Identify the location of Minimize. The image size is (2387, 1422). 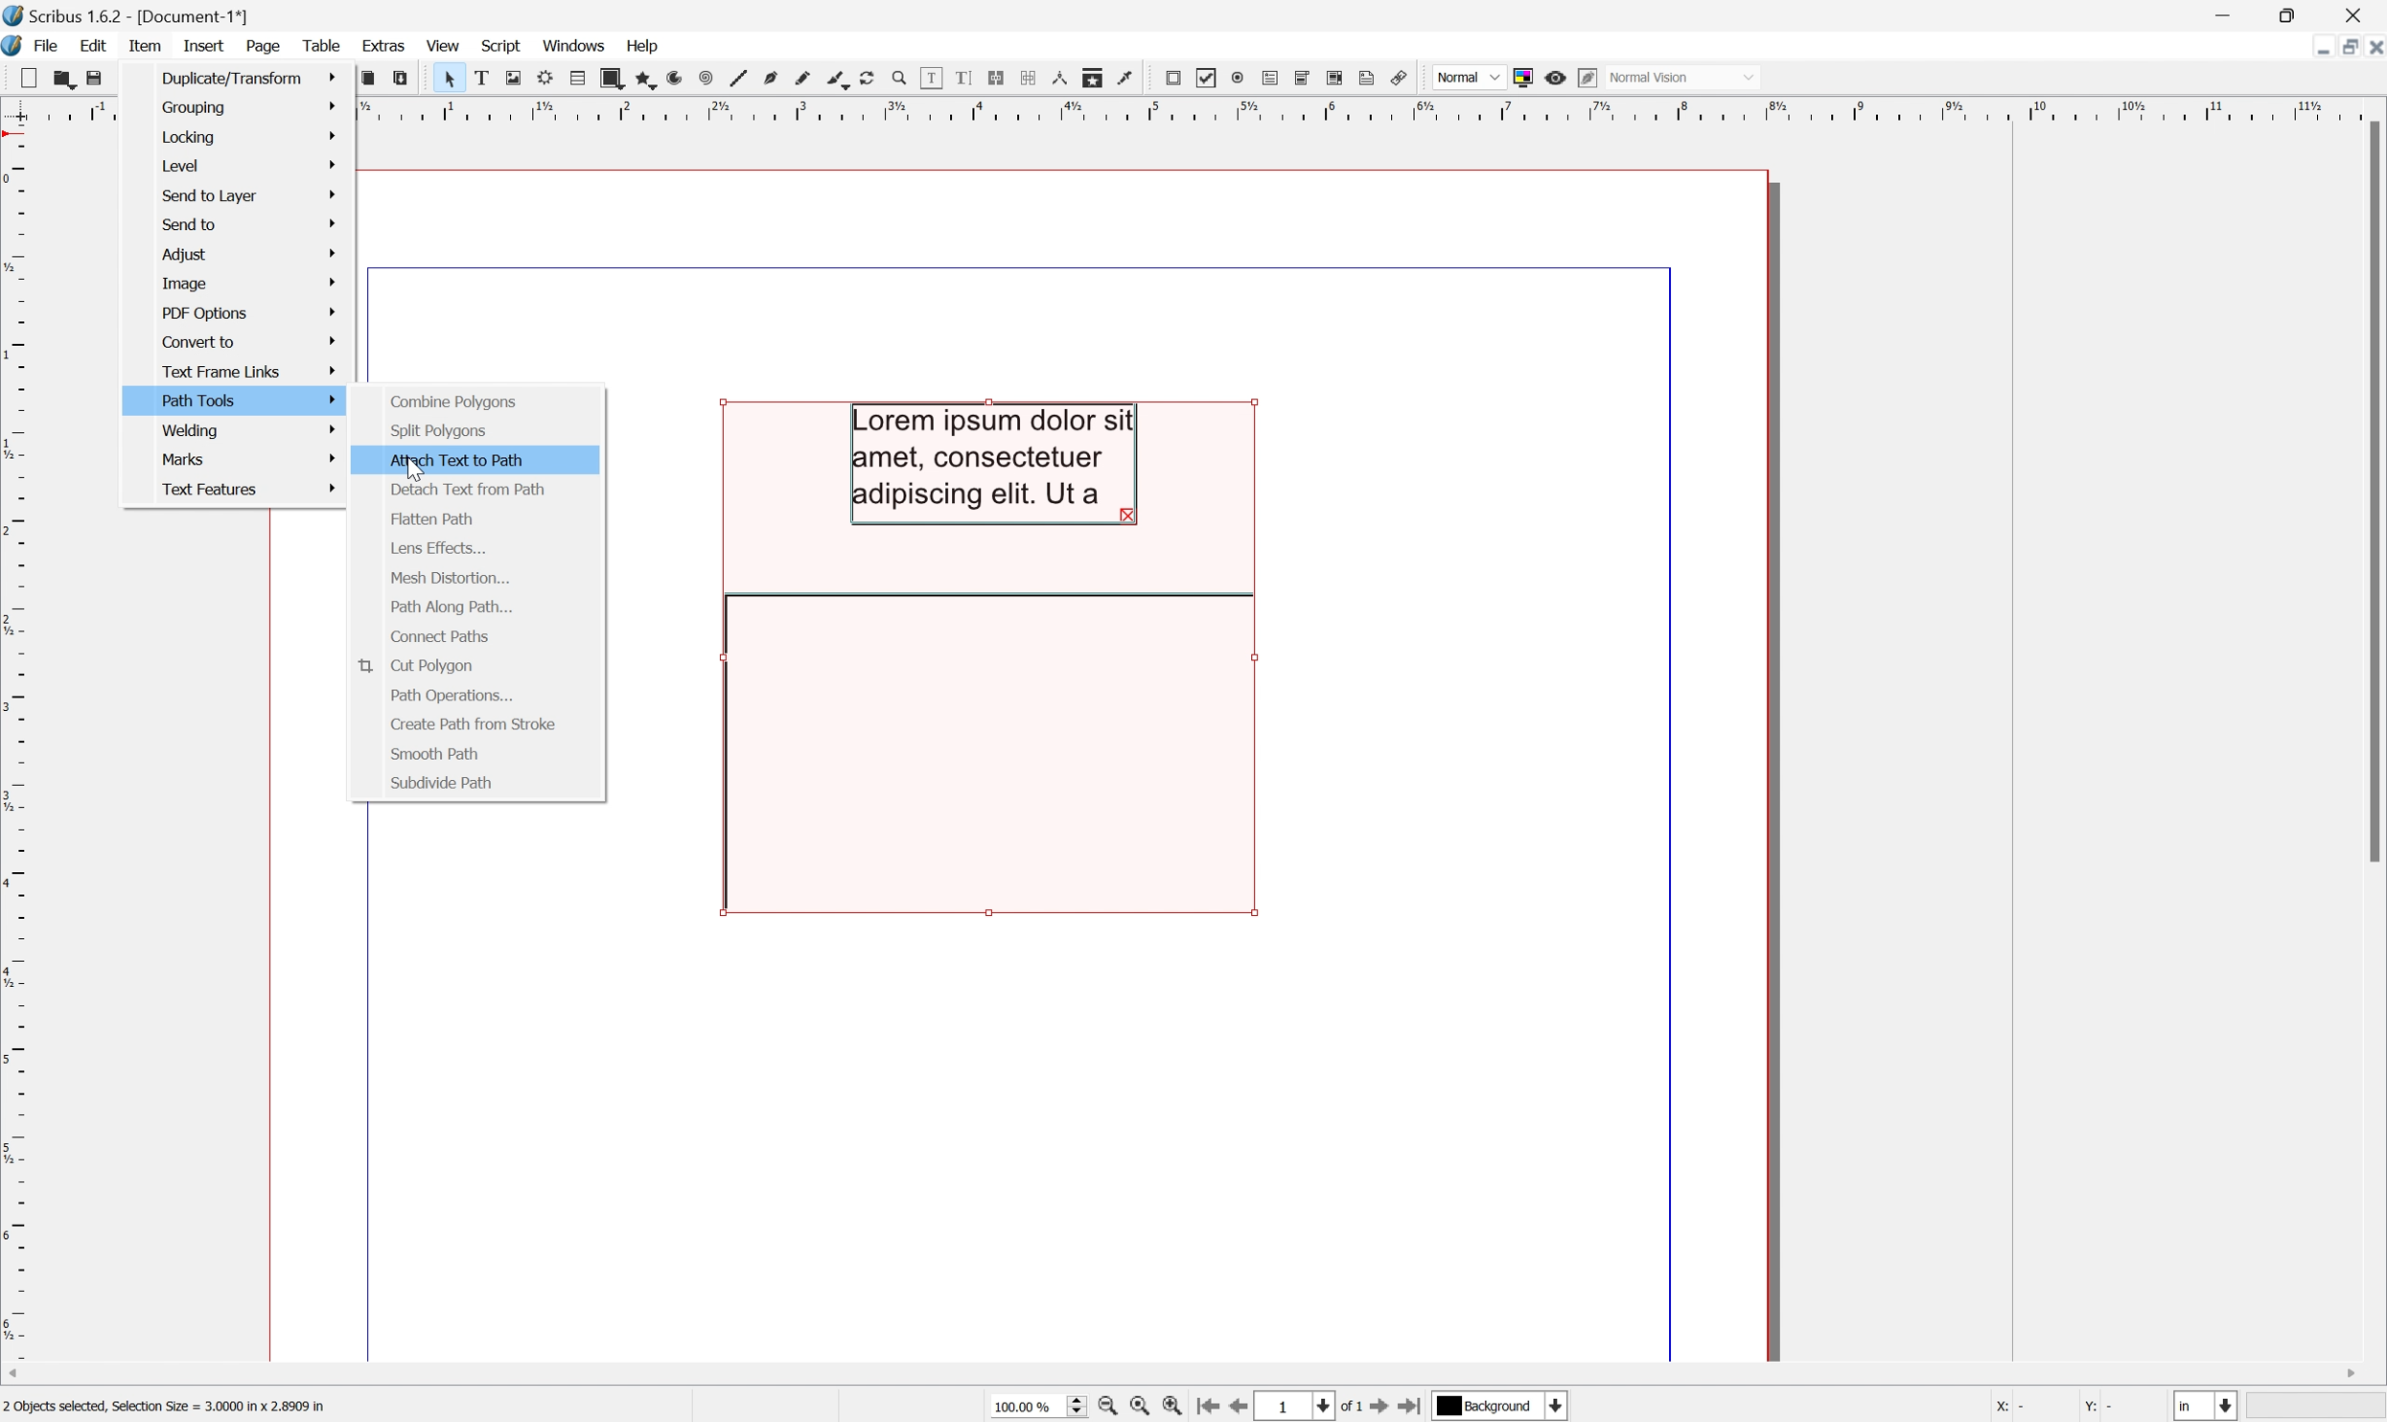
(2218, 13).